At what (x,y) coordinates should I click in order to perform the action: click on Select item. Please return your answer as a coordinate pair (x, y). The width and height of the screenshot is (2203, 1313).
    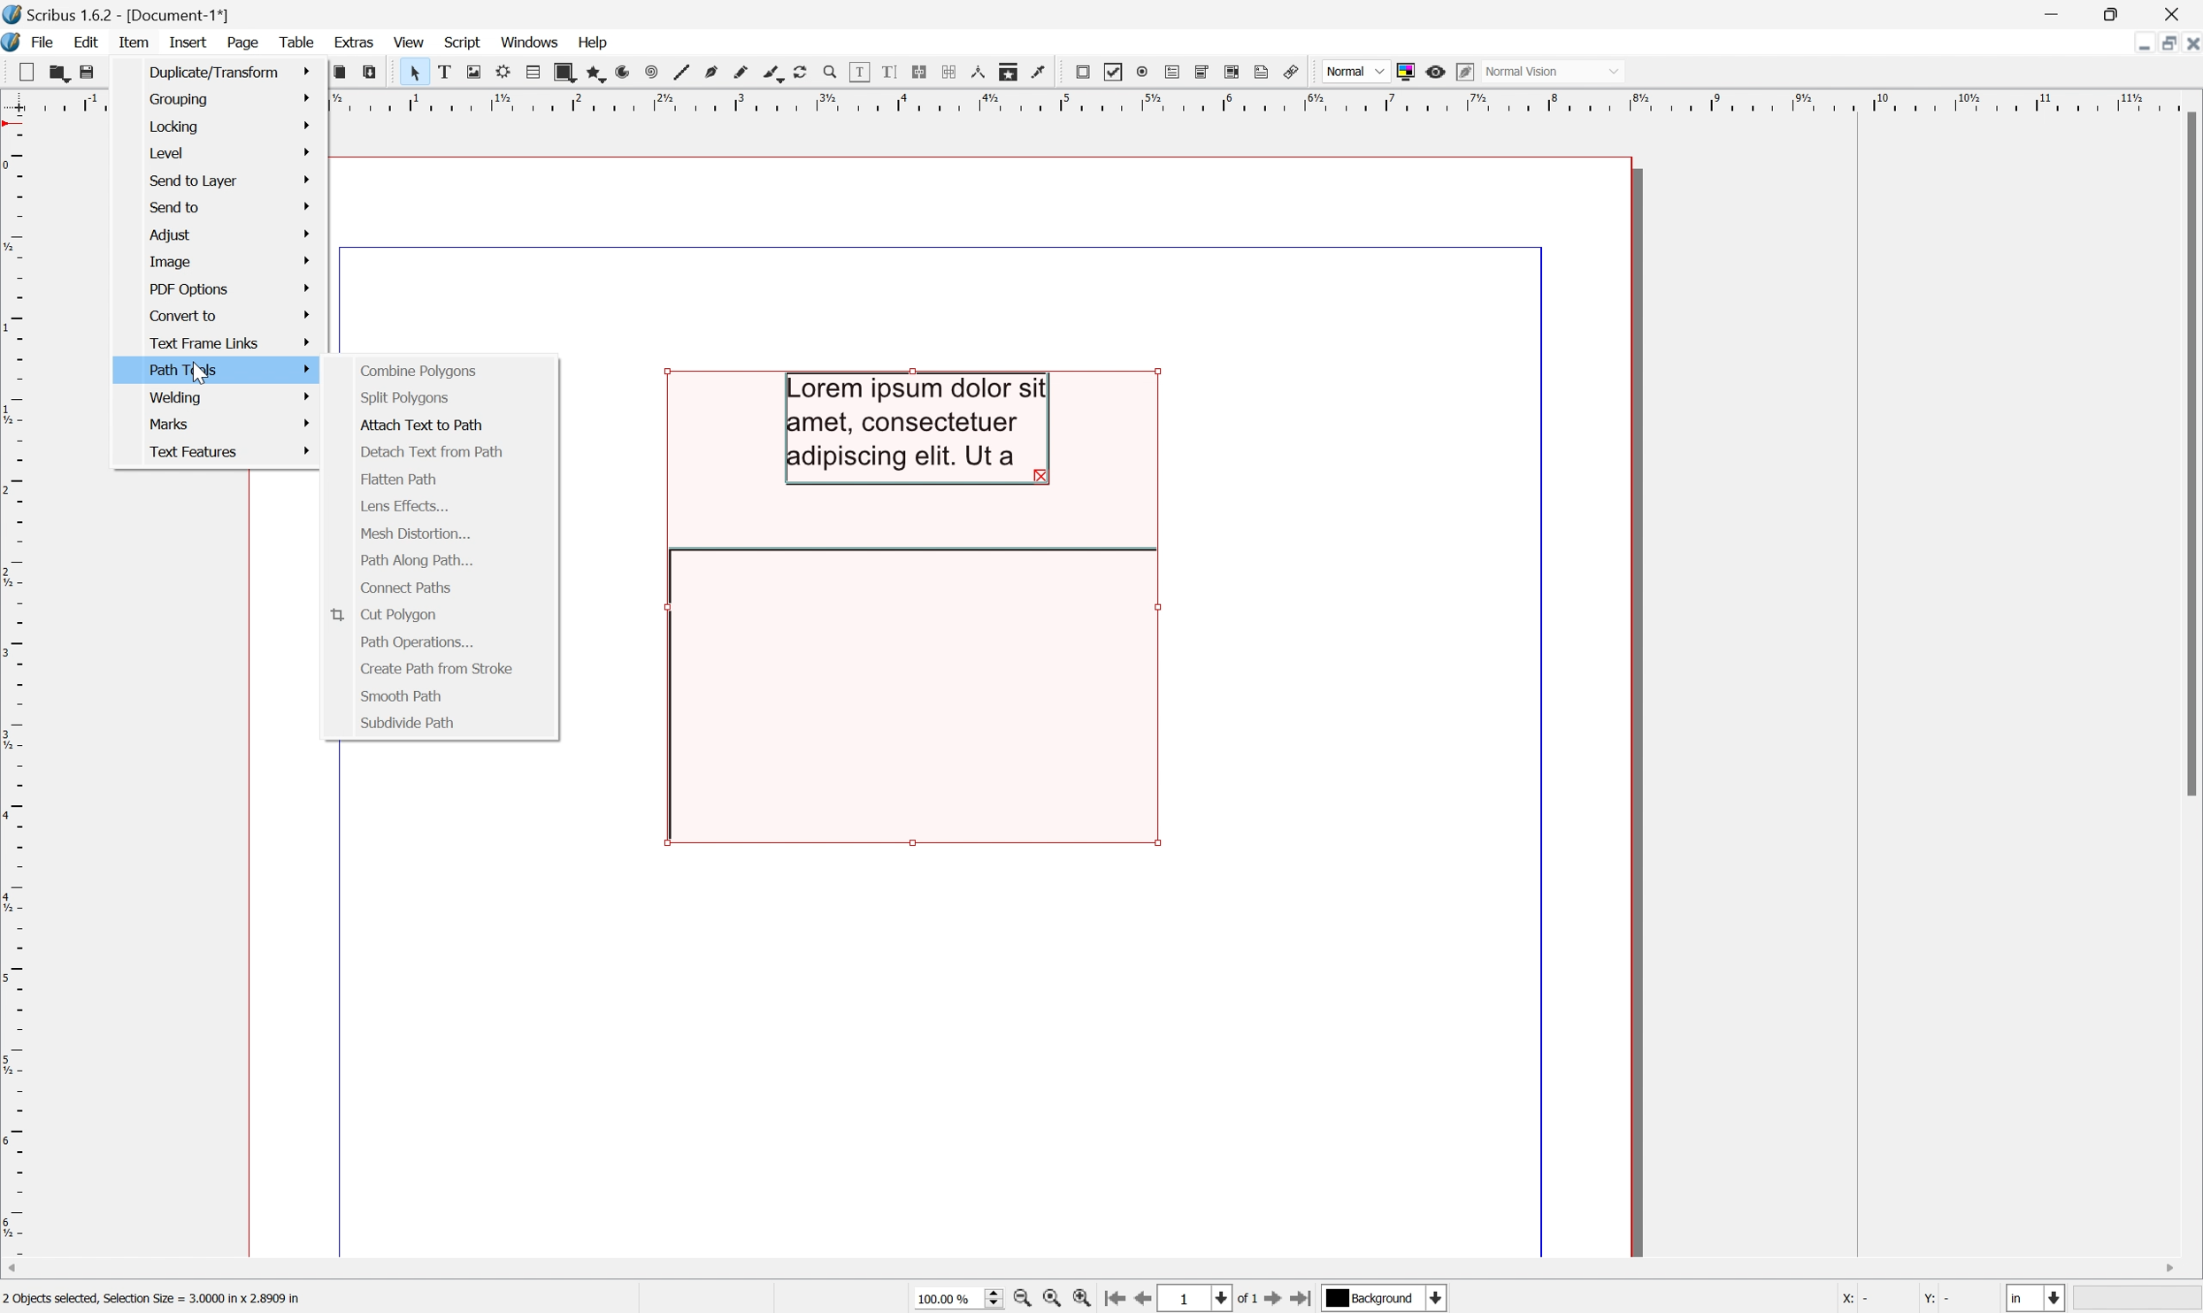
    Looking at the image, I should click on (409, 72).